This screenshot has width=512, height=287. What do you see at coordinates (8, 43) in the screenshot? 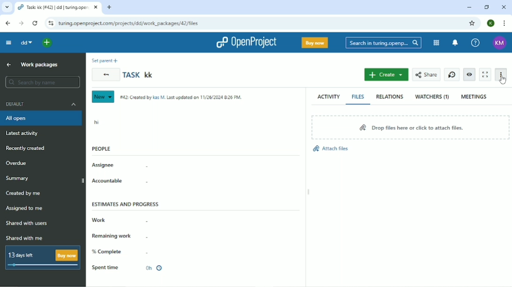
I see `Collapse project menu` at bounding box center [8, 43].